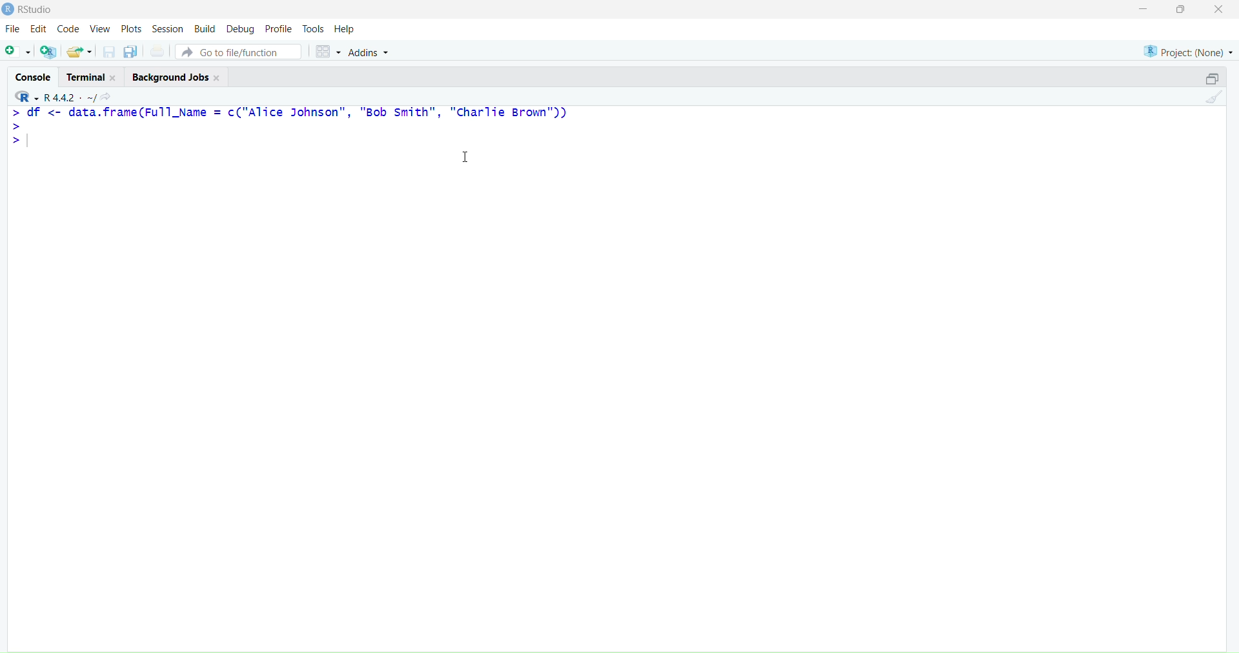  Describe the element at coordinates (345, 28) in the screenshot. I see `Help` at that location.